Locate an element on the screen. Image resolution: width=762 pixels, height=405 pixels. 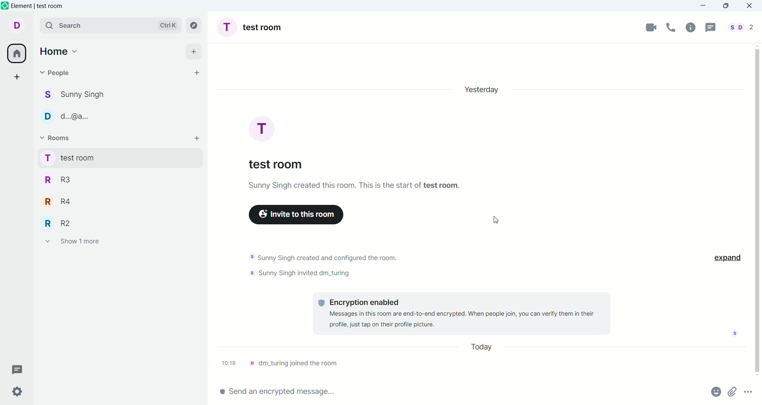
R2 is located at coordinates (119, 221).